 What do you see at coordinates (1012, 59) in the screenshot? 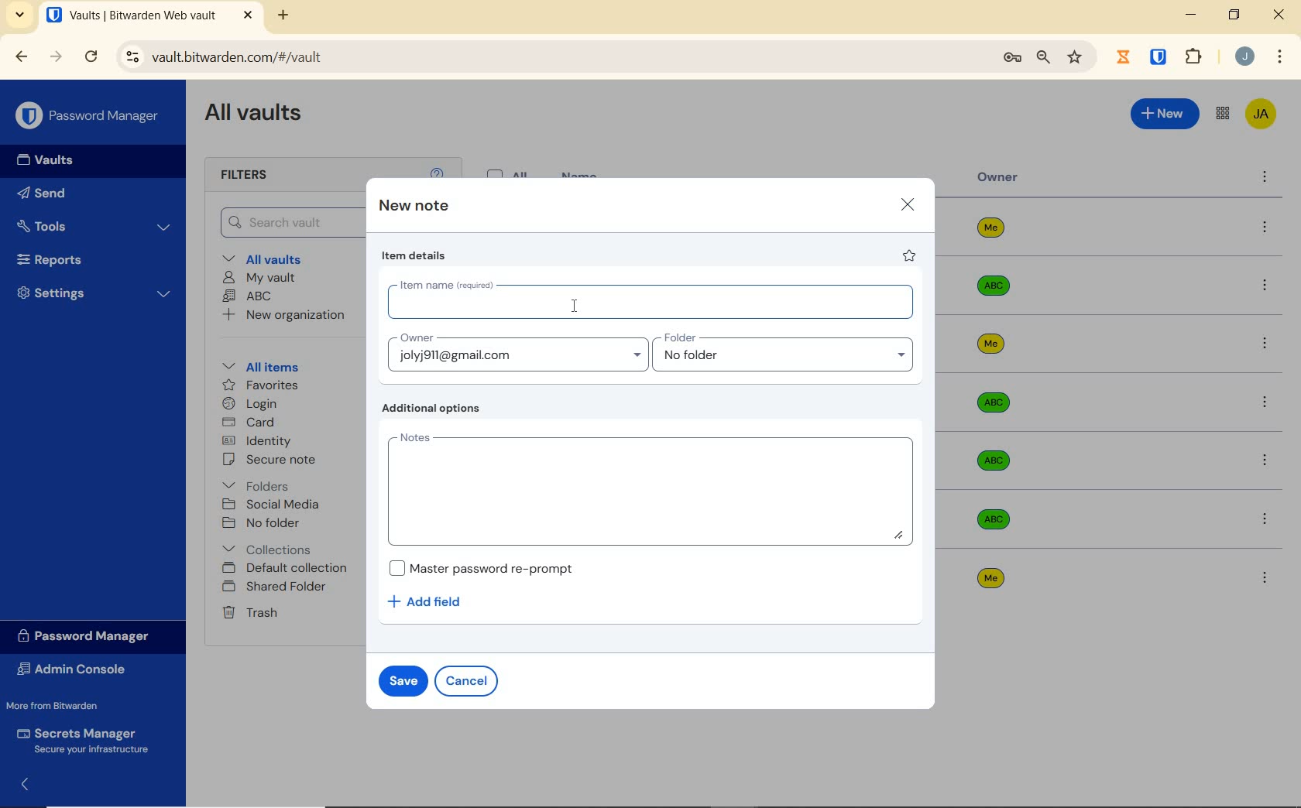
I see `manage passwords` at bounding box center [1012, 59].